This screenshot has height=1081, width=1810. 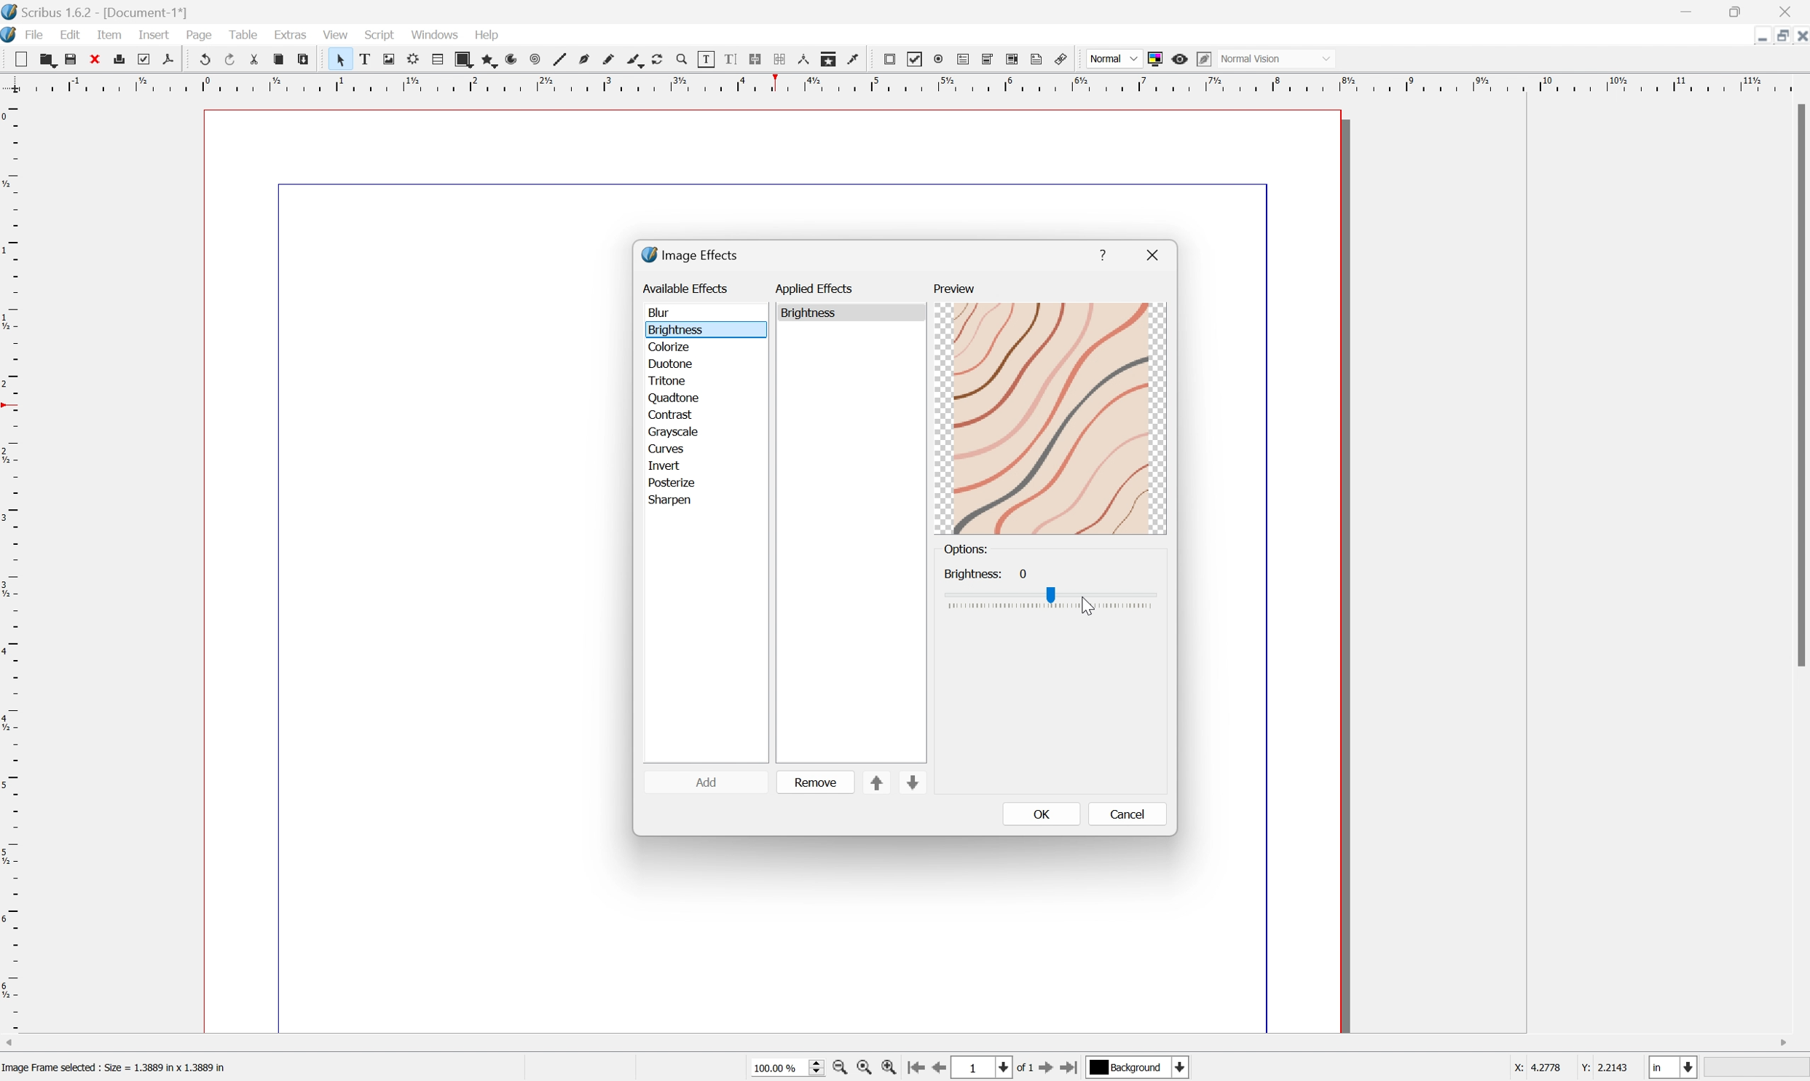 I want to click on Print, so click(x=122, y=60).